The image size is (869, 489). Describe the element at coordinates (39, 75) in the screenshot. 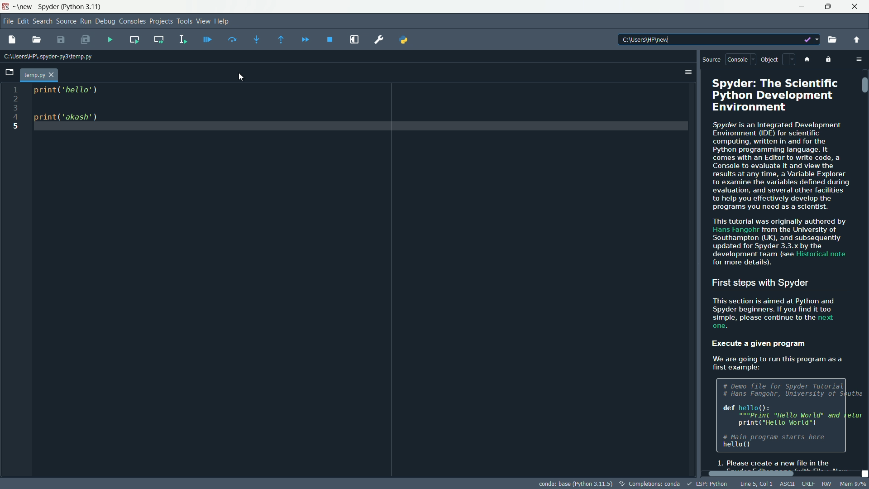

I see `file name` at that location.